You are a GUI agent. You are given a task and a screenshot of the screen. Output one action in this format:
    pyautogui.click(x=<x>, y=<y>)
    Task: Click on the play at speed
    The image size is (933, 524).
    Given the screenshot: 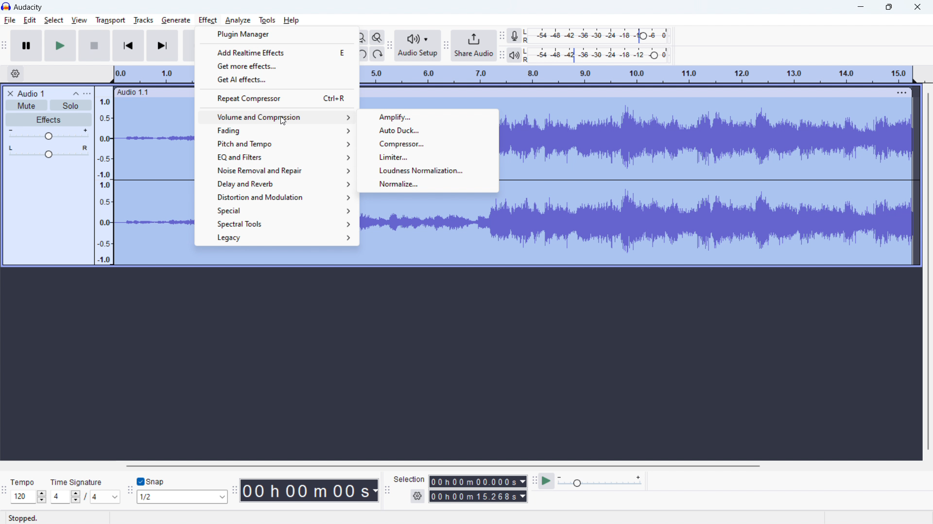 What is the action you would take?
    pyautogui.click(x=547, y=481)
    